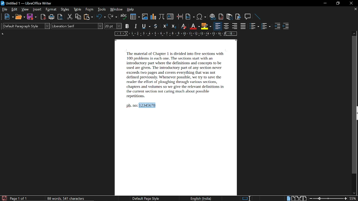 This screenshot has height=201, width=358. Describe the element at coordinates (146, 198) in the screenshot. I see `default page style` at that location.